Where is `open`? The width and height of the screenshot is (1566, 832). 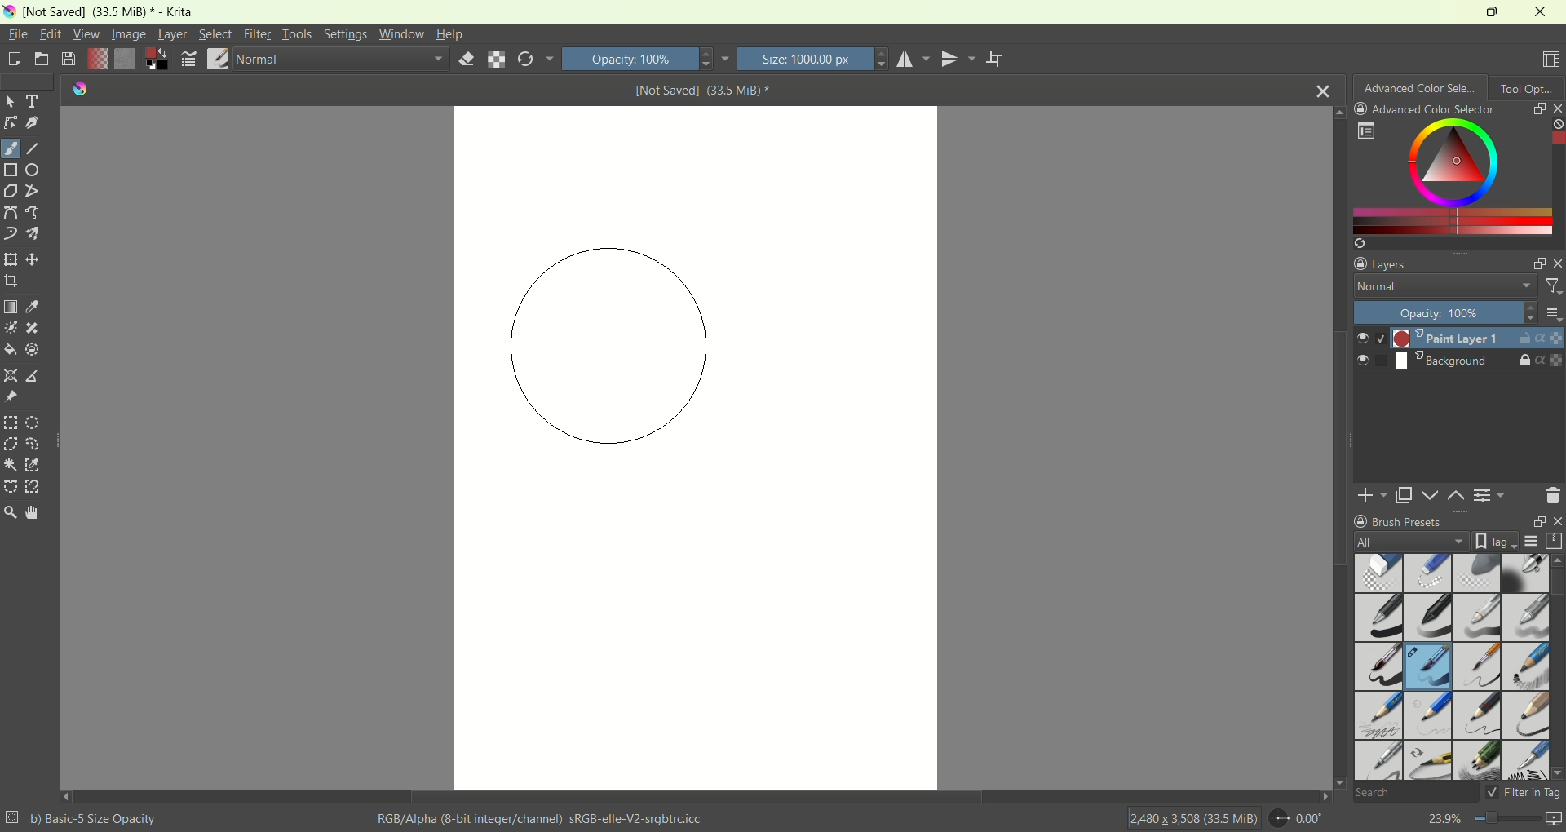
open is located at coordinates (41, 58).